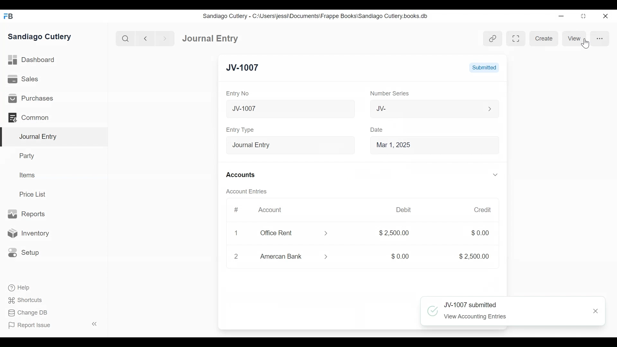  What do you see at coordinates (545, 38) in the screenshot?
I see `create` at bounding box center [545, 38].